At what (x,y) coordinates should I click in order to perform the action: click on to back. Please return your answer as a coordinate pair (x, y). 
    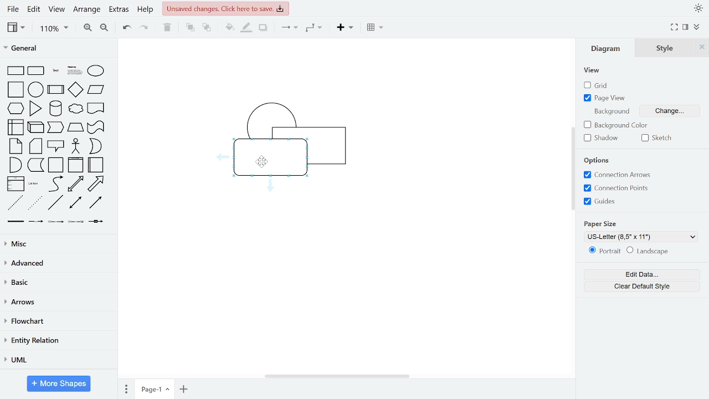
    Looking at the image, I should click on (205, 28).